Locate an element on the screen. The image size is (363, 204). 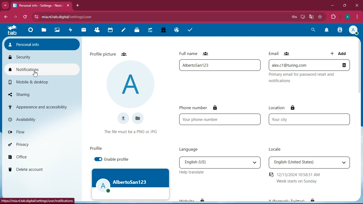
google translate is located at coordinates (311, 17).